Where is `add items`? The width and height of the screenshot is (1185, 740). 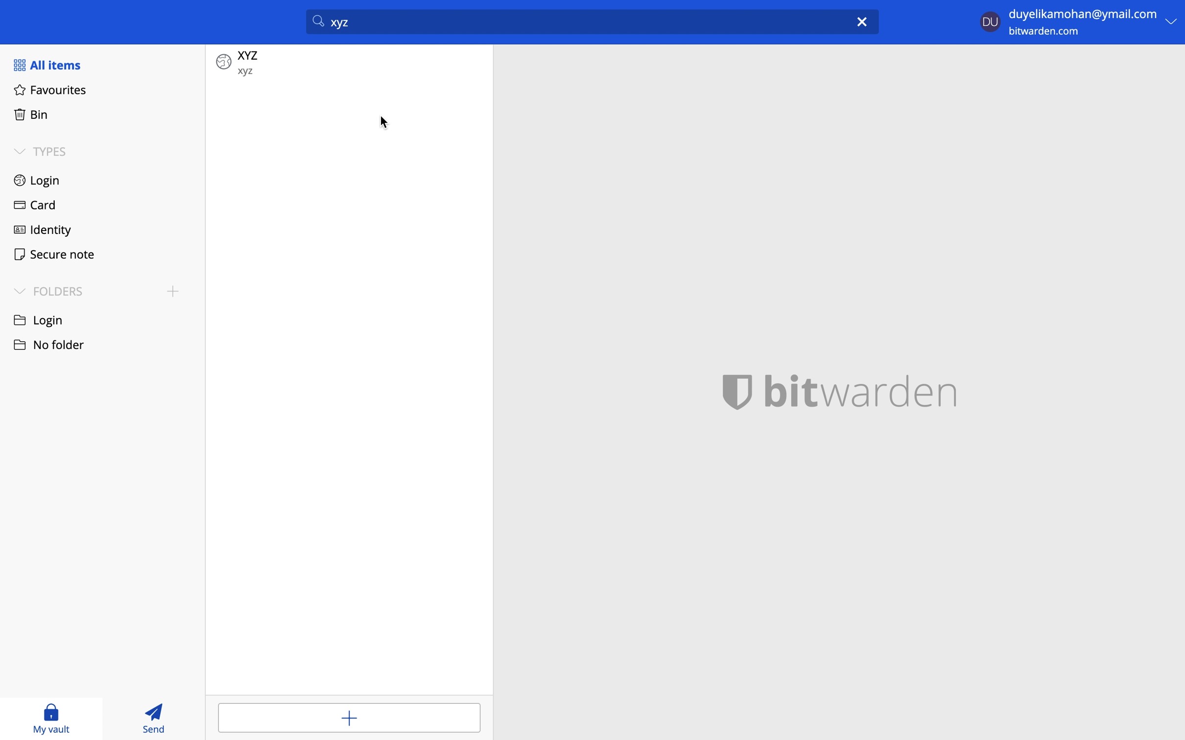
add items is located at coordinates (348, 717).